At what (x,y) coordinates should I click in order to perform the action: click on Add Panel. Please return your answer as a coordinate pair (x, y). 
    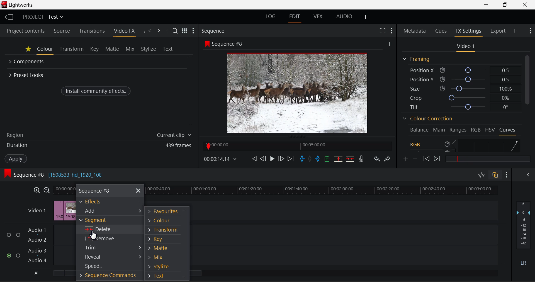
    Looking at the image, I should click on (515, 31).